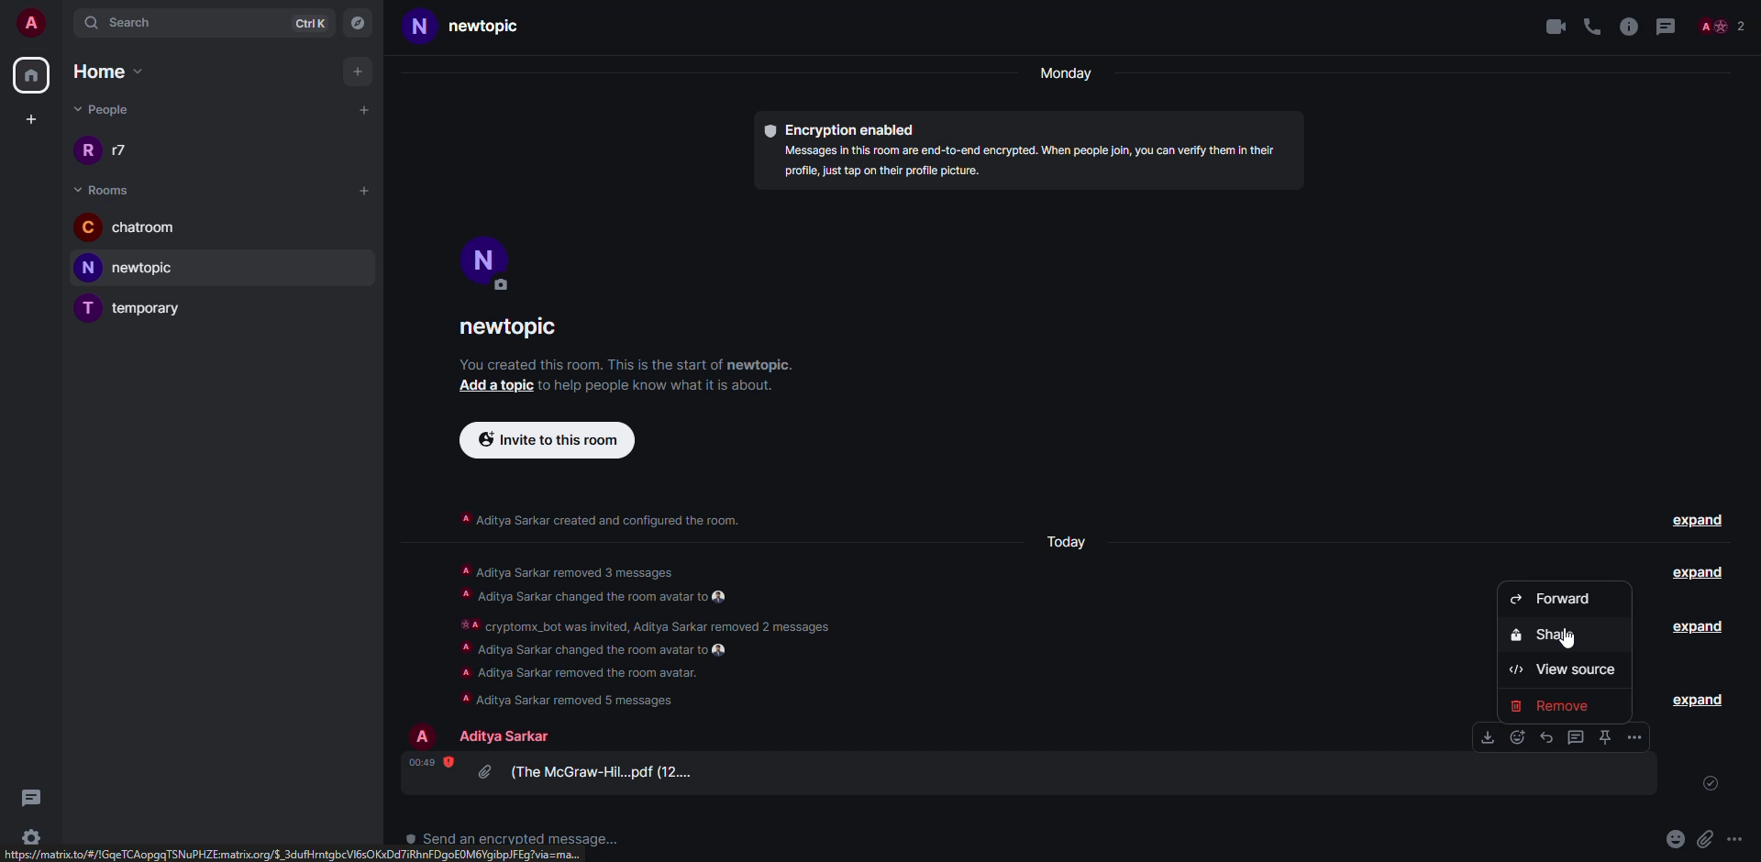  I want to click on emoji, so click(1518, 737).